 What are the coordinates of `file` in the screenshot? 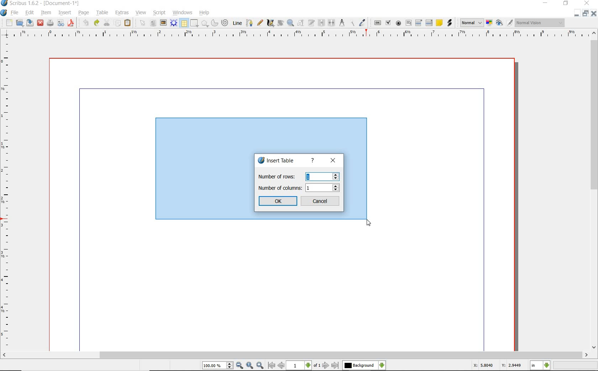 It's located at (15, 13).